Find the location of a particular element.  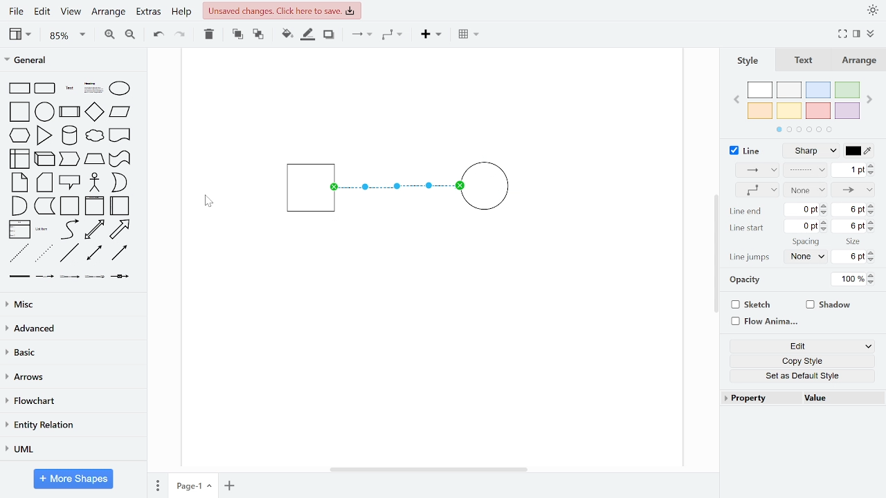

previous is located at coordinates (738, 101).